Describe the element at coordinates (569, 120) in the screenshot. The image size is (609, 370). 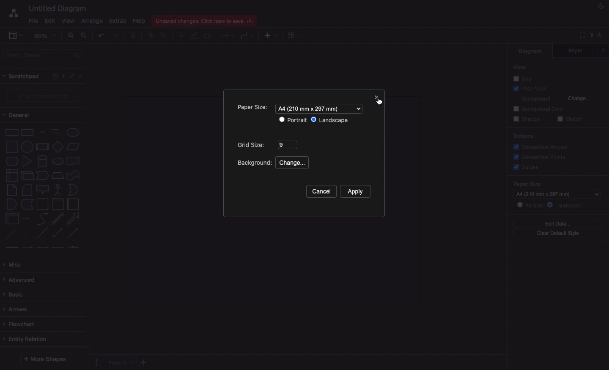
I see `Sketch` at that location.